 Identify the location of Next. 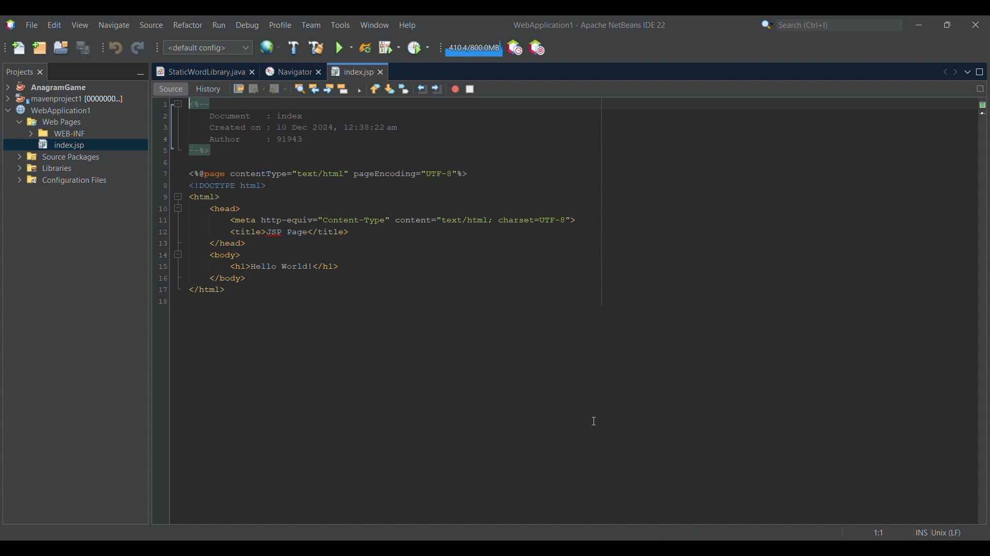
(955, 72).